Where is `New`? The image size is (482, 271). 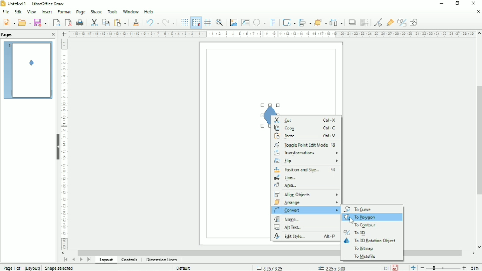
New is located at coordinates (8, 22).